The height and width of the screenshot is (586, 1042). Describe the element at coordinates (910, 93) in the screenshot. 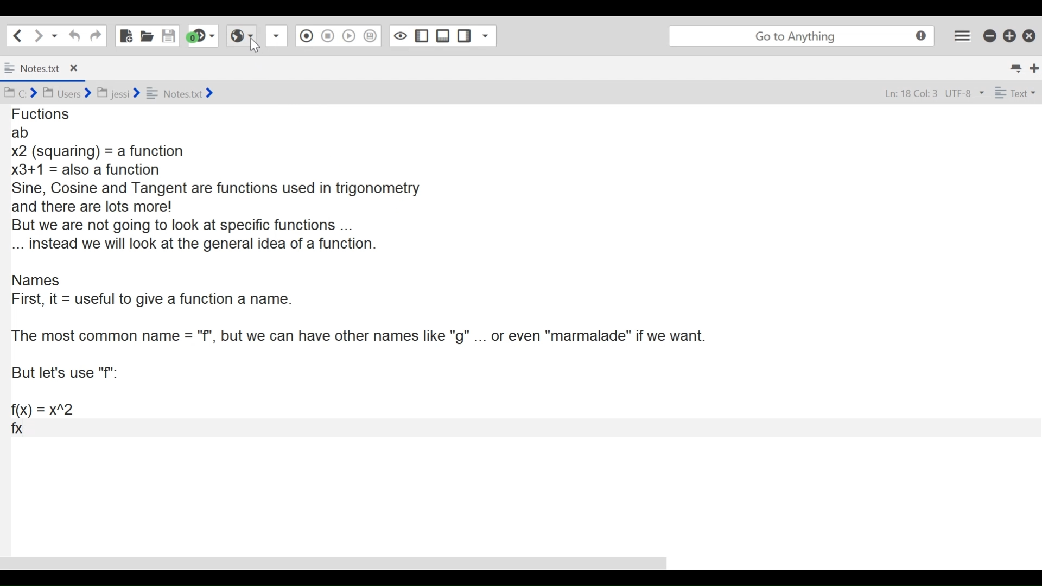

I see `ln: 18 col:3` at that location.